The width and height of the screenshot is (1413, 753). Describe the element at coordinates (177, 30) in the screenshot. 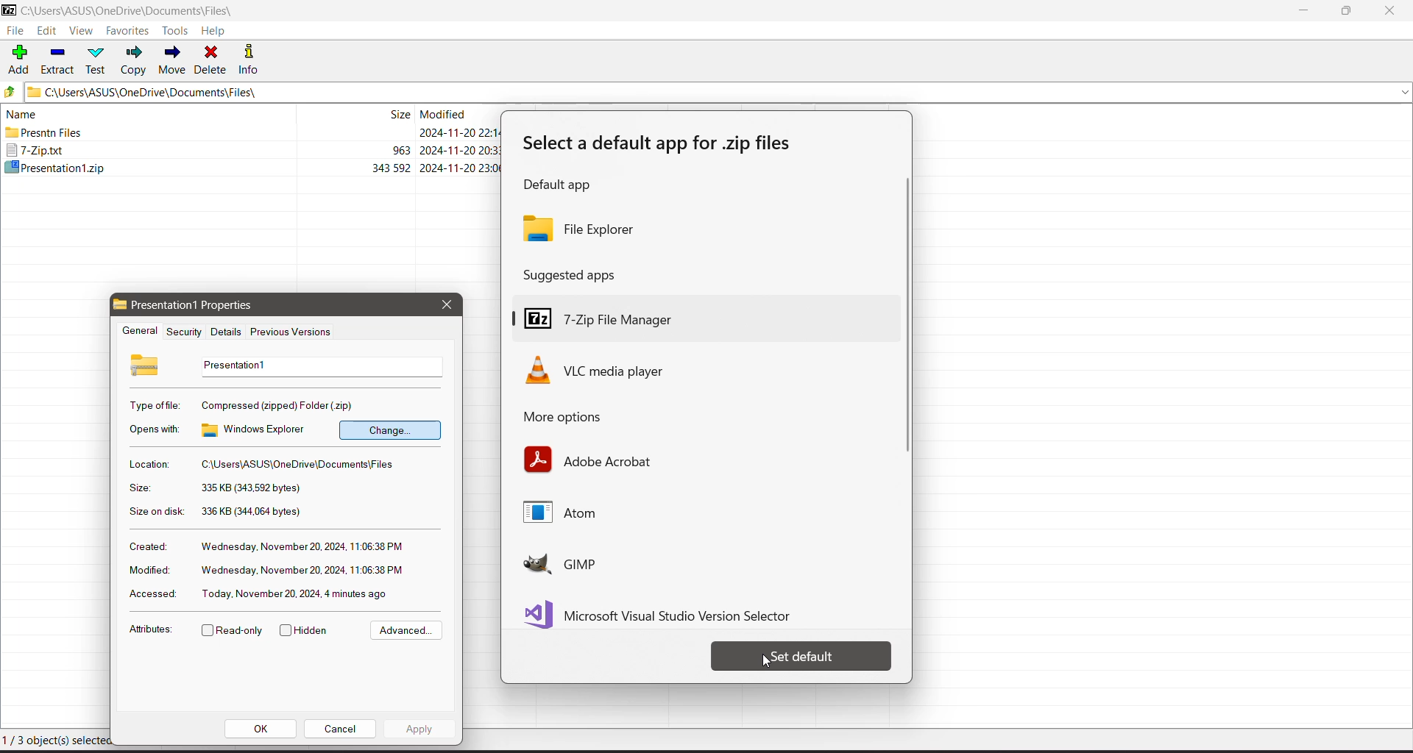

I see `Tools` at that location.